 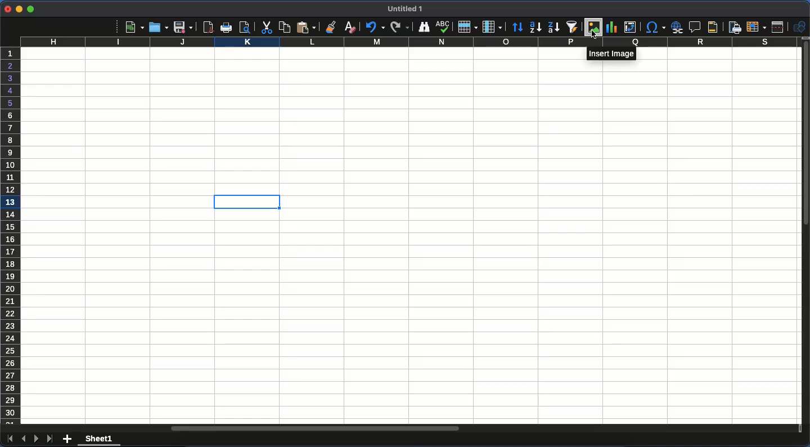 I want to click on close, so click(x=6, y=8).